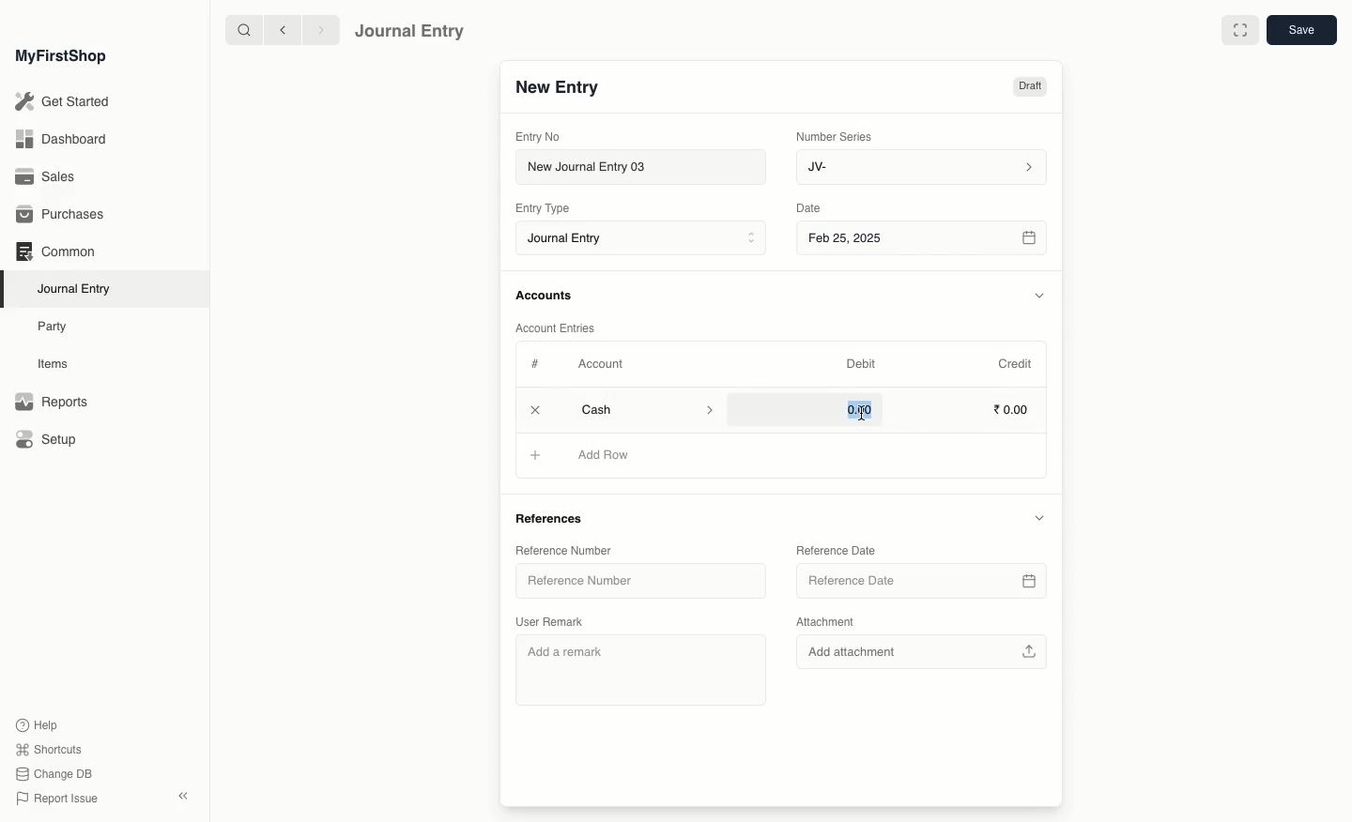  I want to click on search, so click(239, 30).